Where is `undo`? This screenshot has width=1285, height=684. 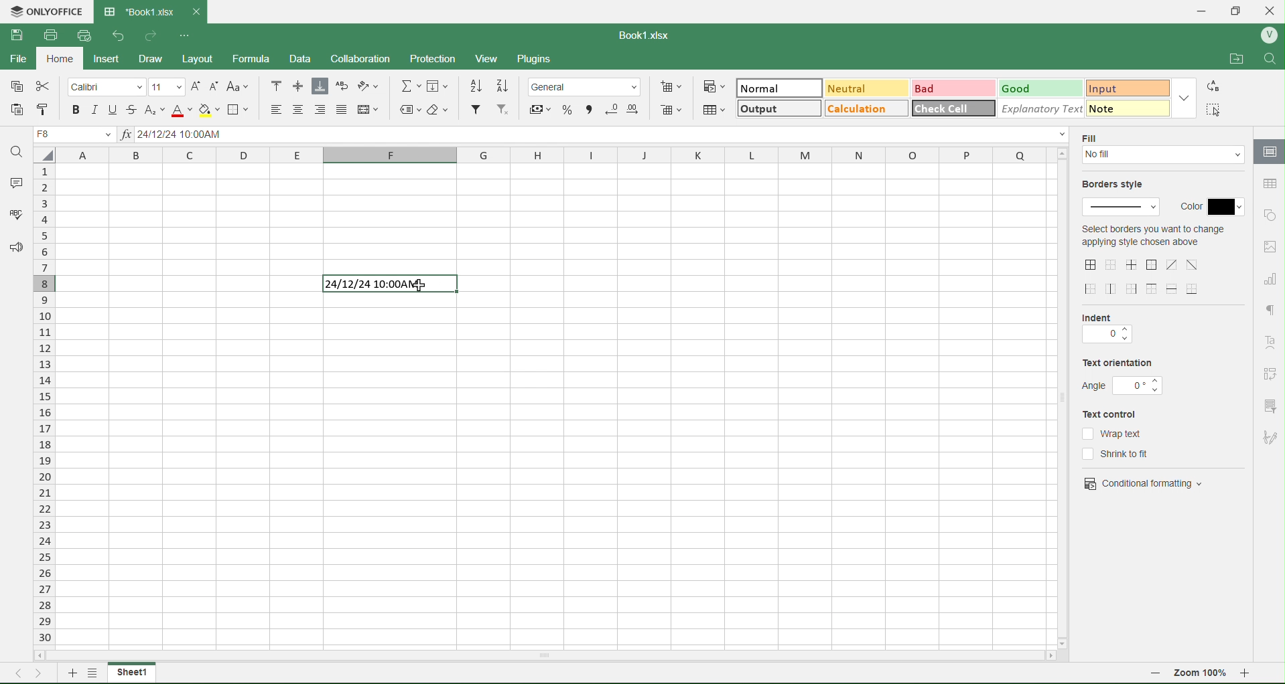
undo is located at coordinates (115, 35).